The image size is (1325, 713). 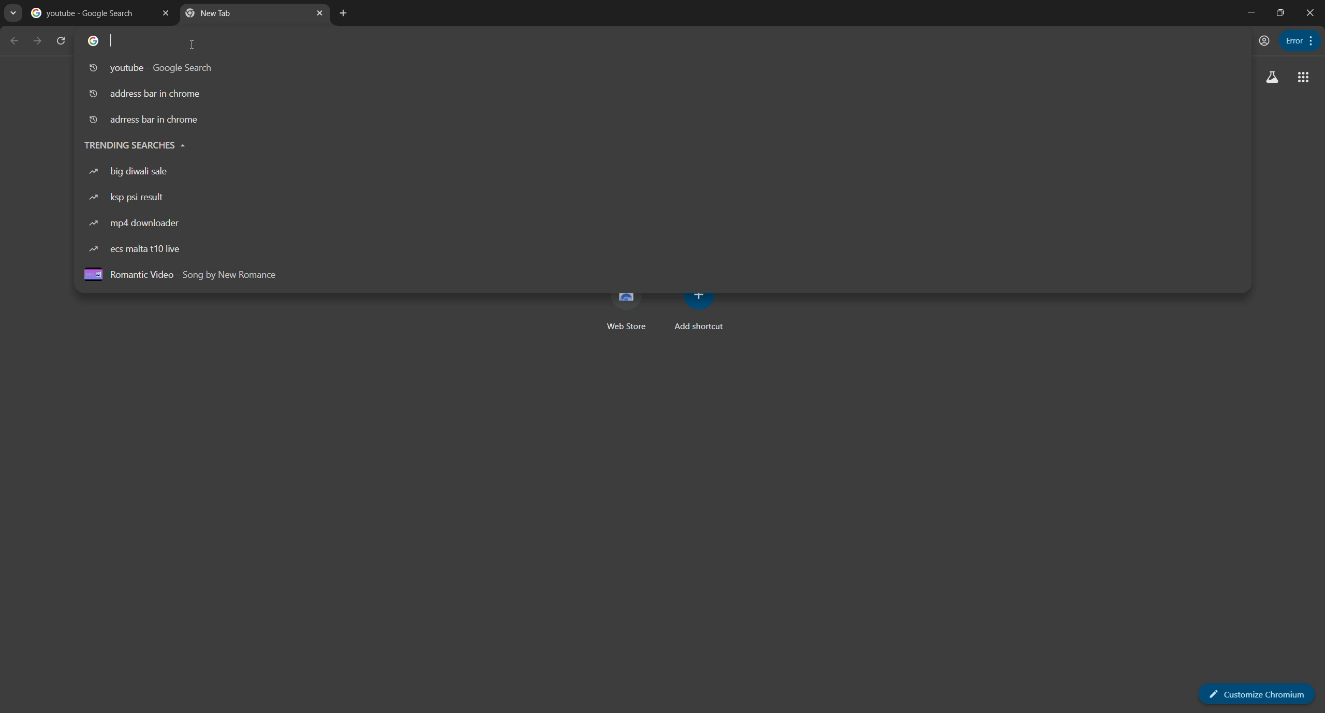 I want to click on add shortcut, so click(x=696, y=315).